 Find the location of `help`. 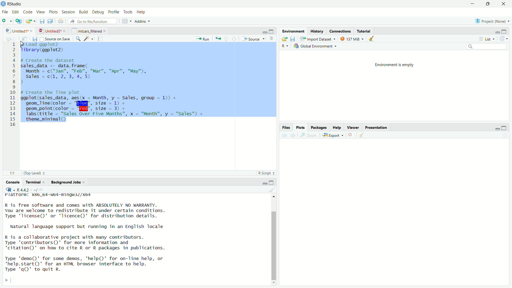

help is located at coordinates (337, 128).